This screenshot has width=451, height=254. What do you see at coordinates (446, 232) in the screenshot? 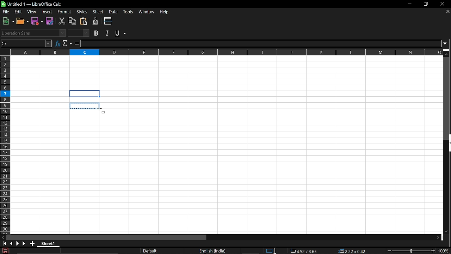
I see `Move down` at bounding box center [446, 232].